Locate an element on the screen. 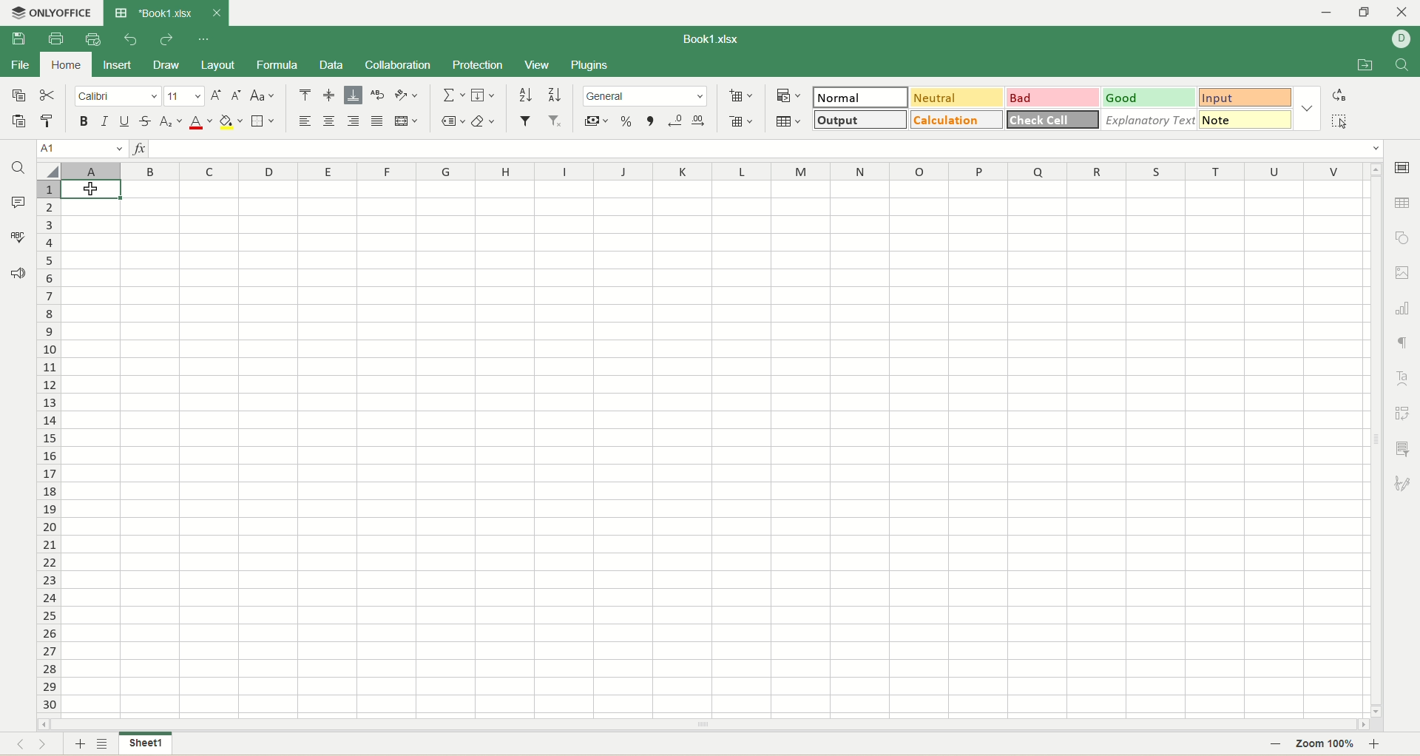  close is located at coordinates (216, 15).